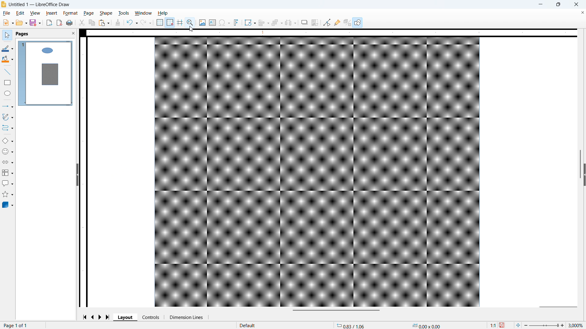 The width and height of the screenshot is (586, 329). Describe the element at coordinates (327, 23) in the screenshot. I see `Toggle point edit mode ` at that location.